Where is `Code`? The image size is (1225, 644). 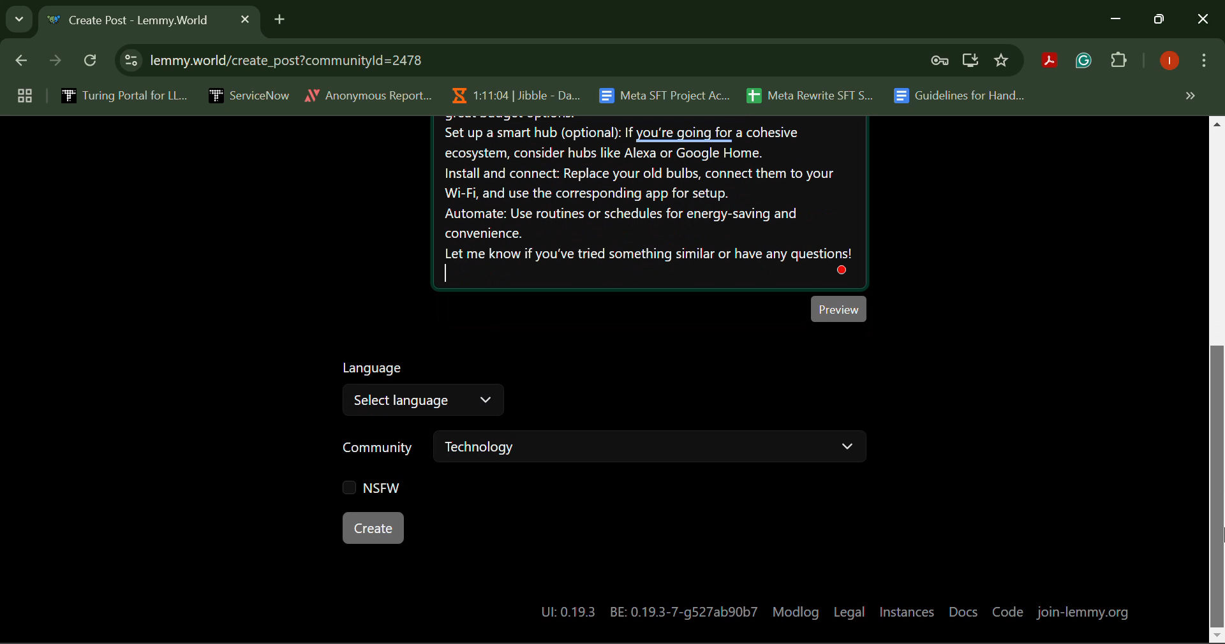 Code is located at coordinates (1006, 608).